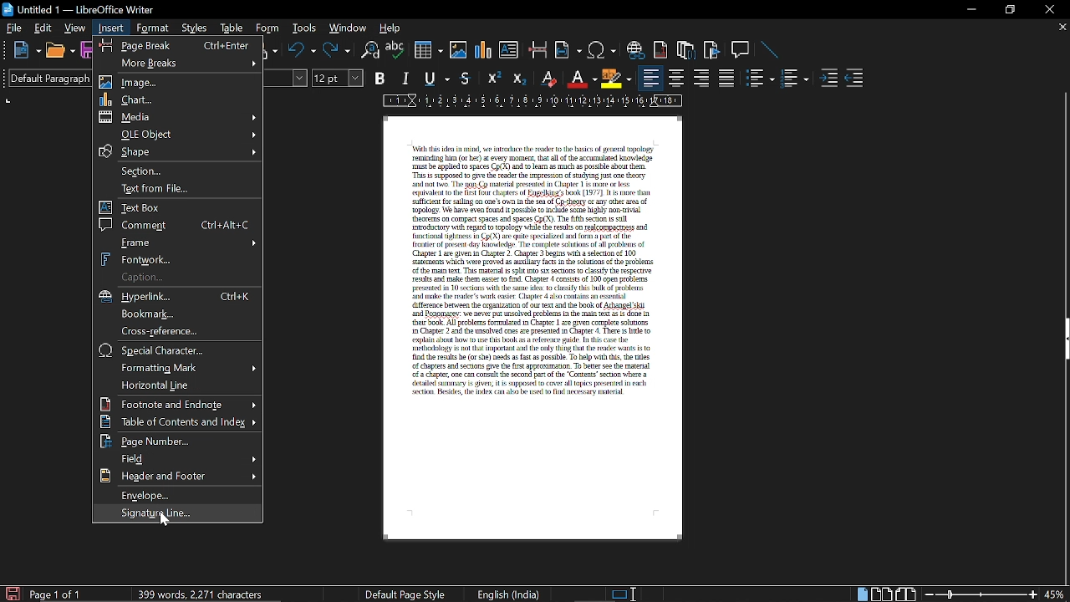 The image size is (1070, 602). I want to click on minimize, so click(968, 8).